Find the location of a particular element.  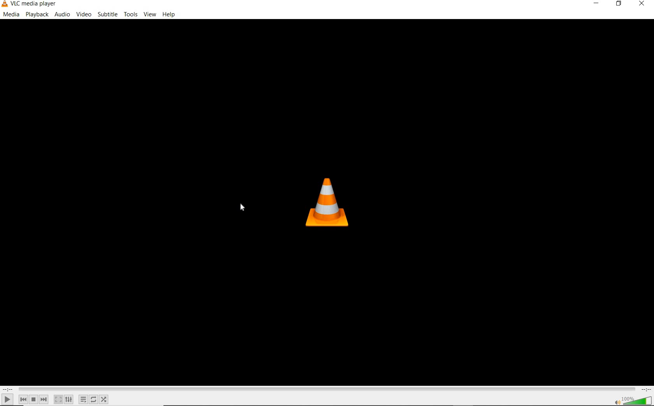

show extended settings is located at coordinates (69, 399).